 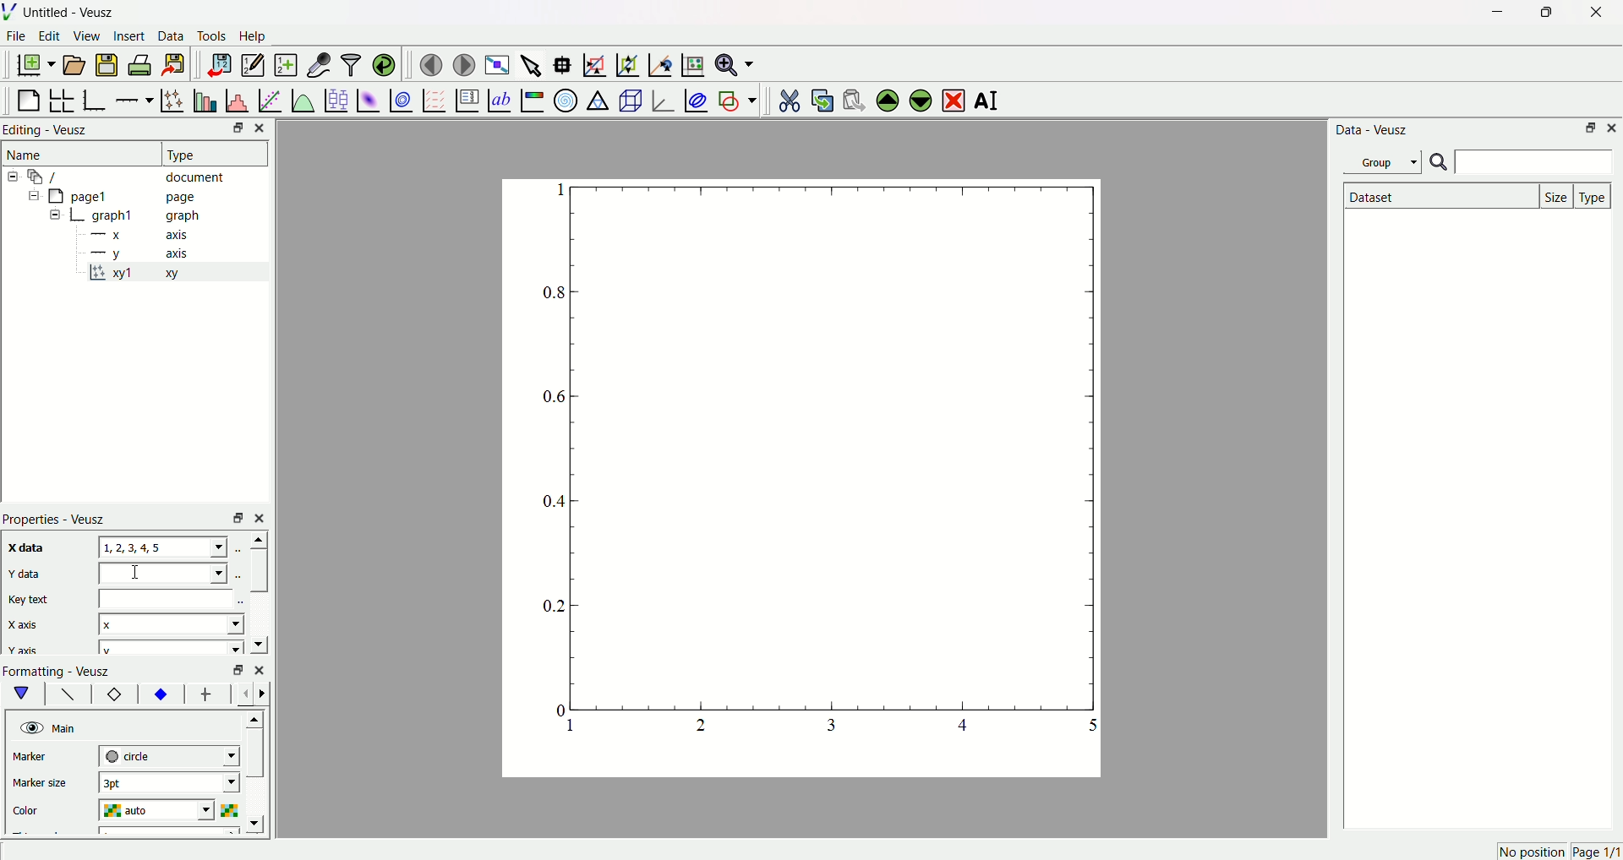 I want to click on zoom functions, so click(x=735, y=64).